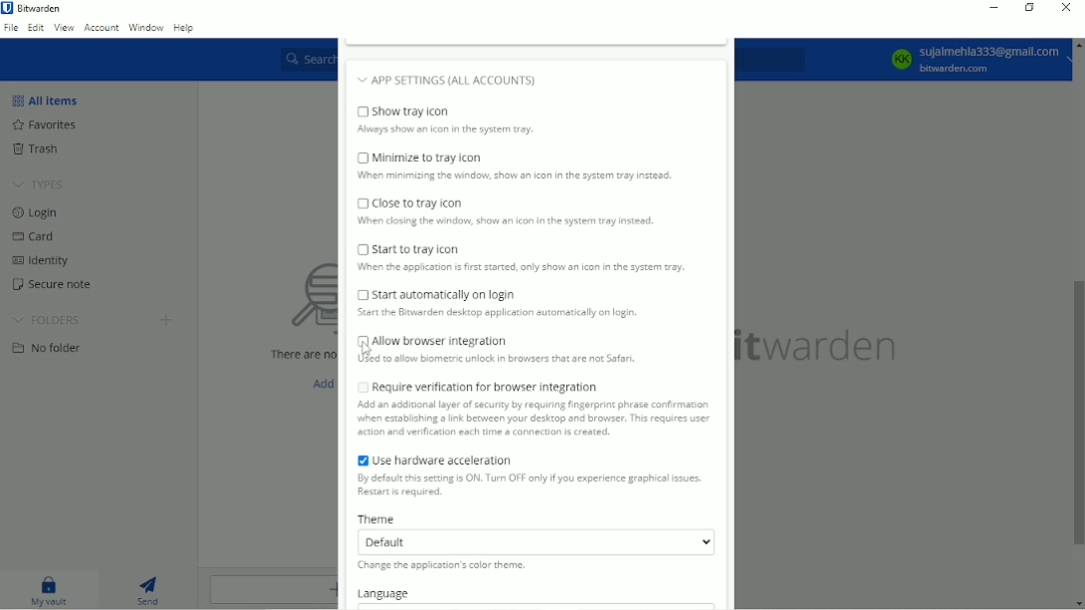 The width and height of the screenshot is (1085, 610). I want to click on Favorites, so click(44, 124).